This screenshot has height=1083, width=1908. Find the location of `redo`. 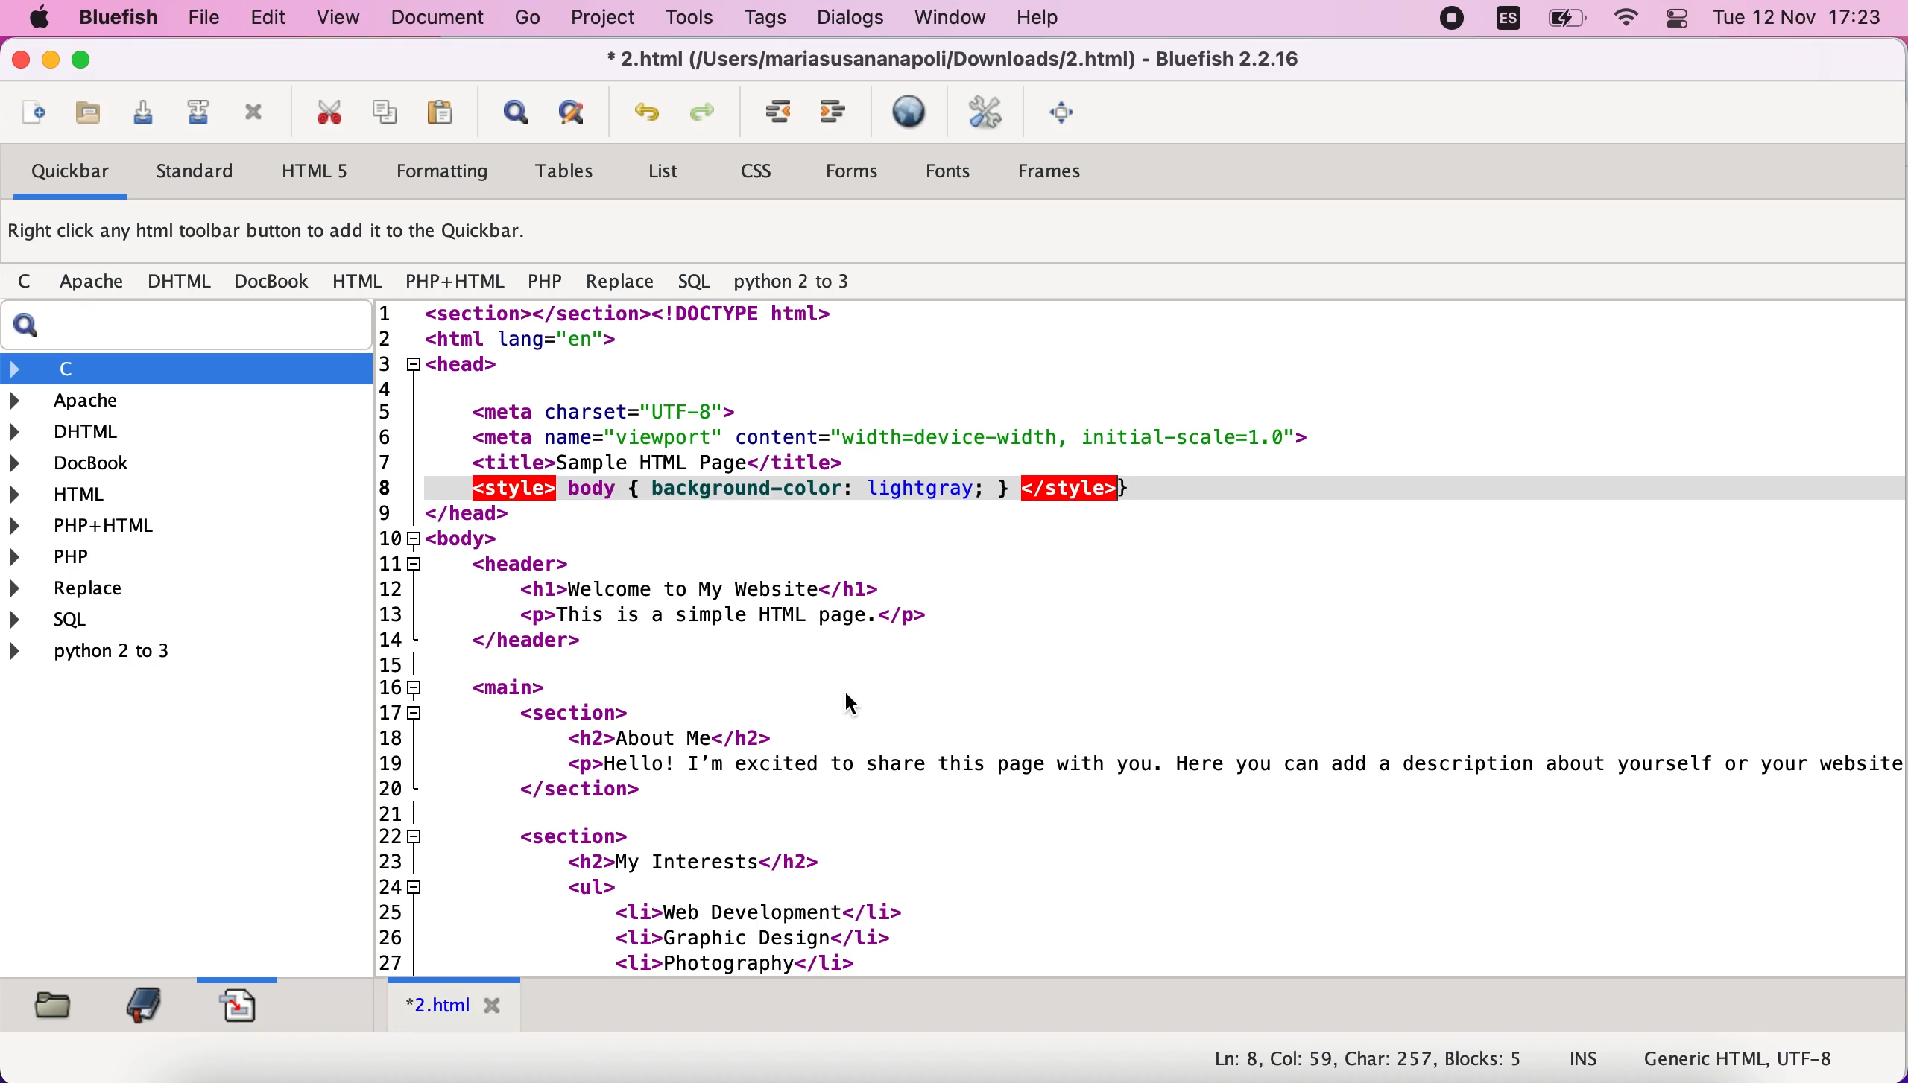

redo is located at coordinates (704, 112).